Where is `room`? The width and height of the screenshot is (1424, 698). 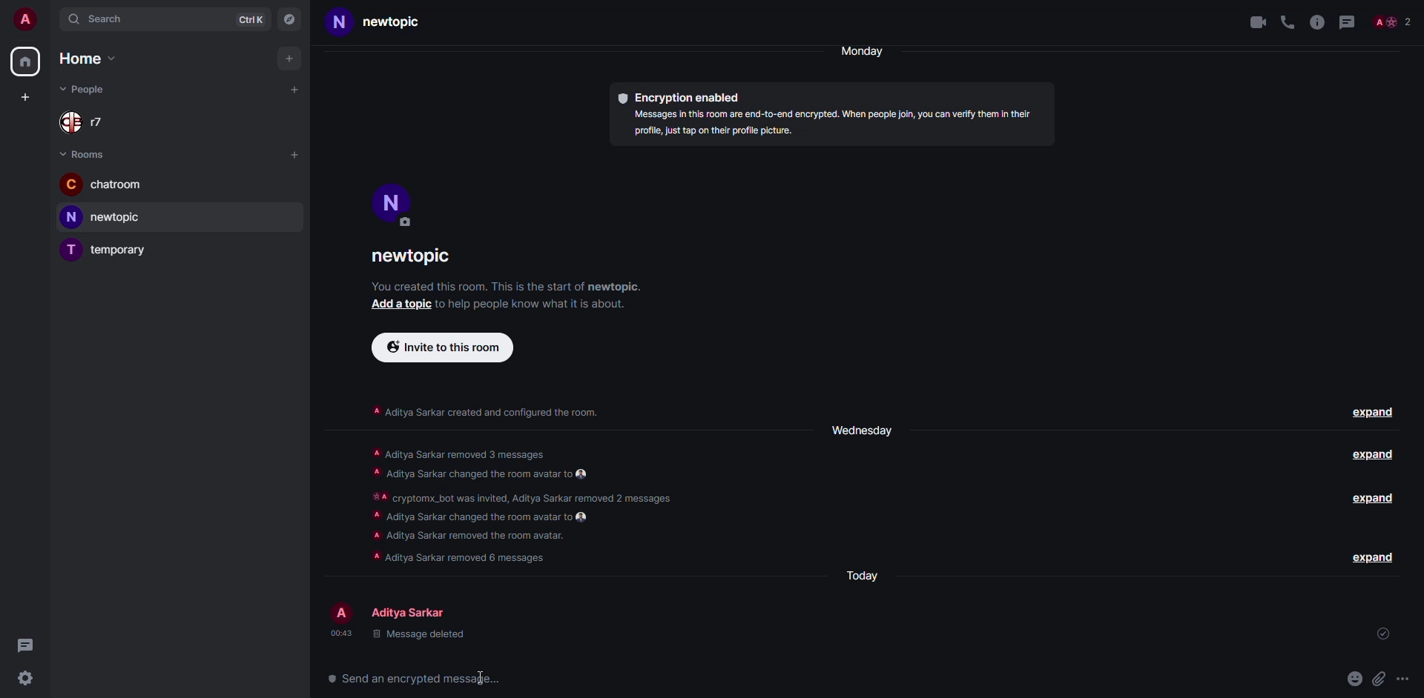 room is located at coordinates (102, 184).